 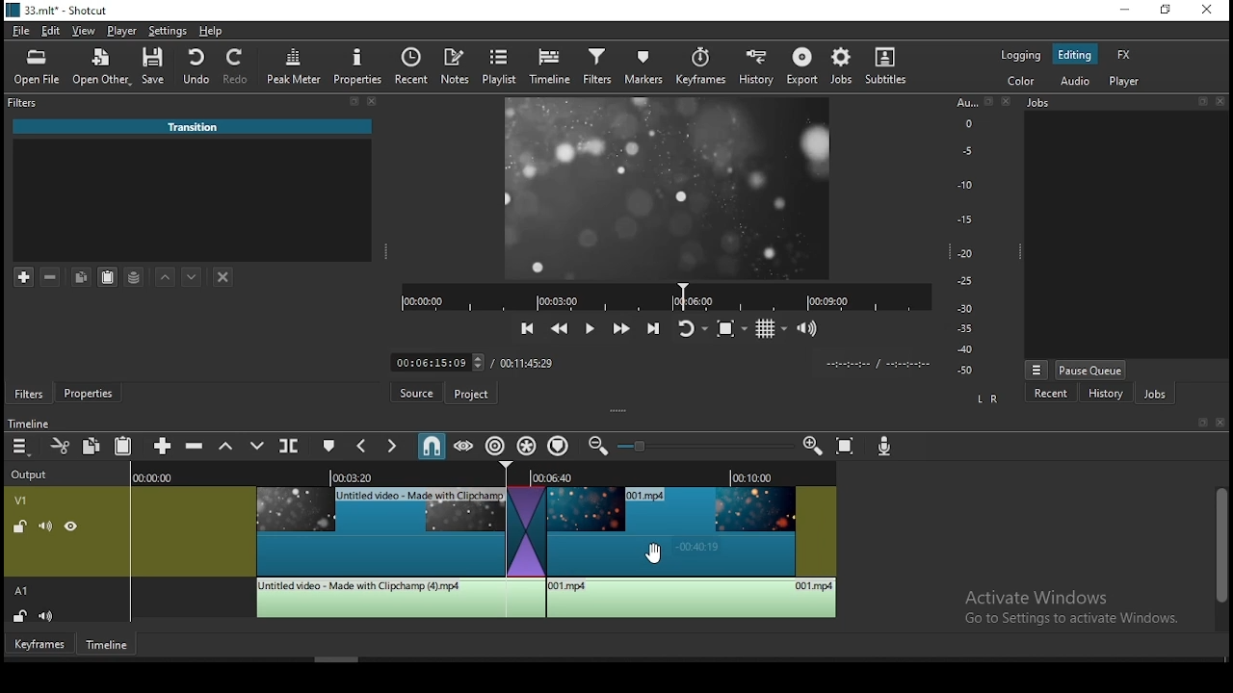 I want to click on video preview, so click(x=669, y=186).